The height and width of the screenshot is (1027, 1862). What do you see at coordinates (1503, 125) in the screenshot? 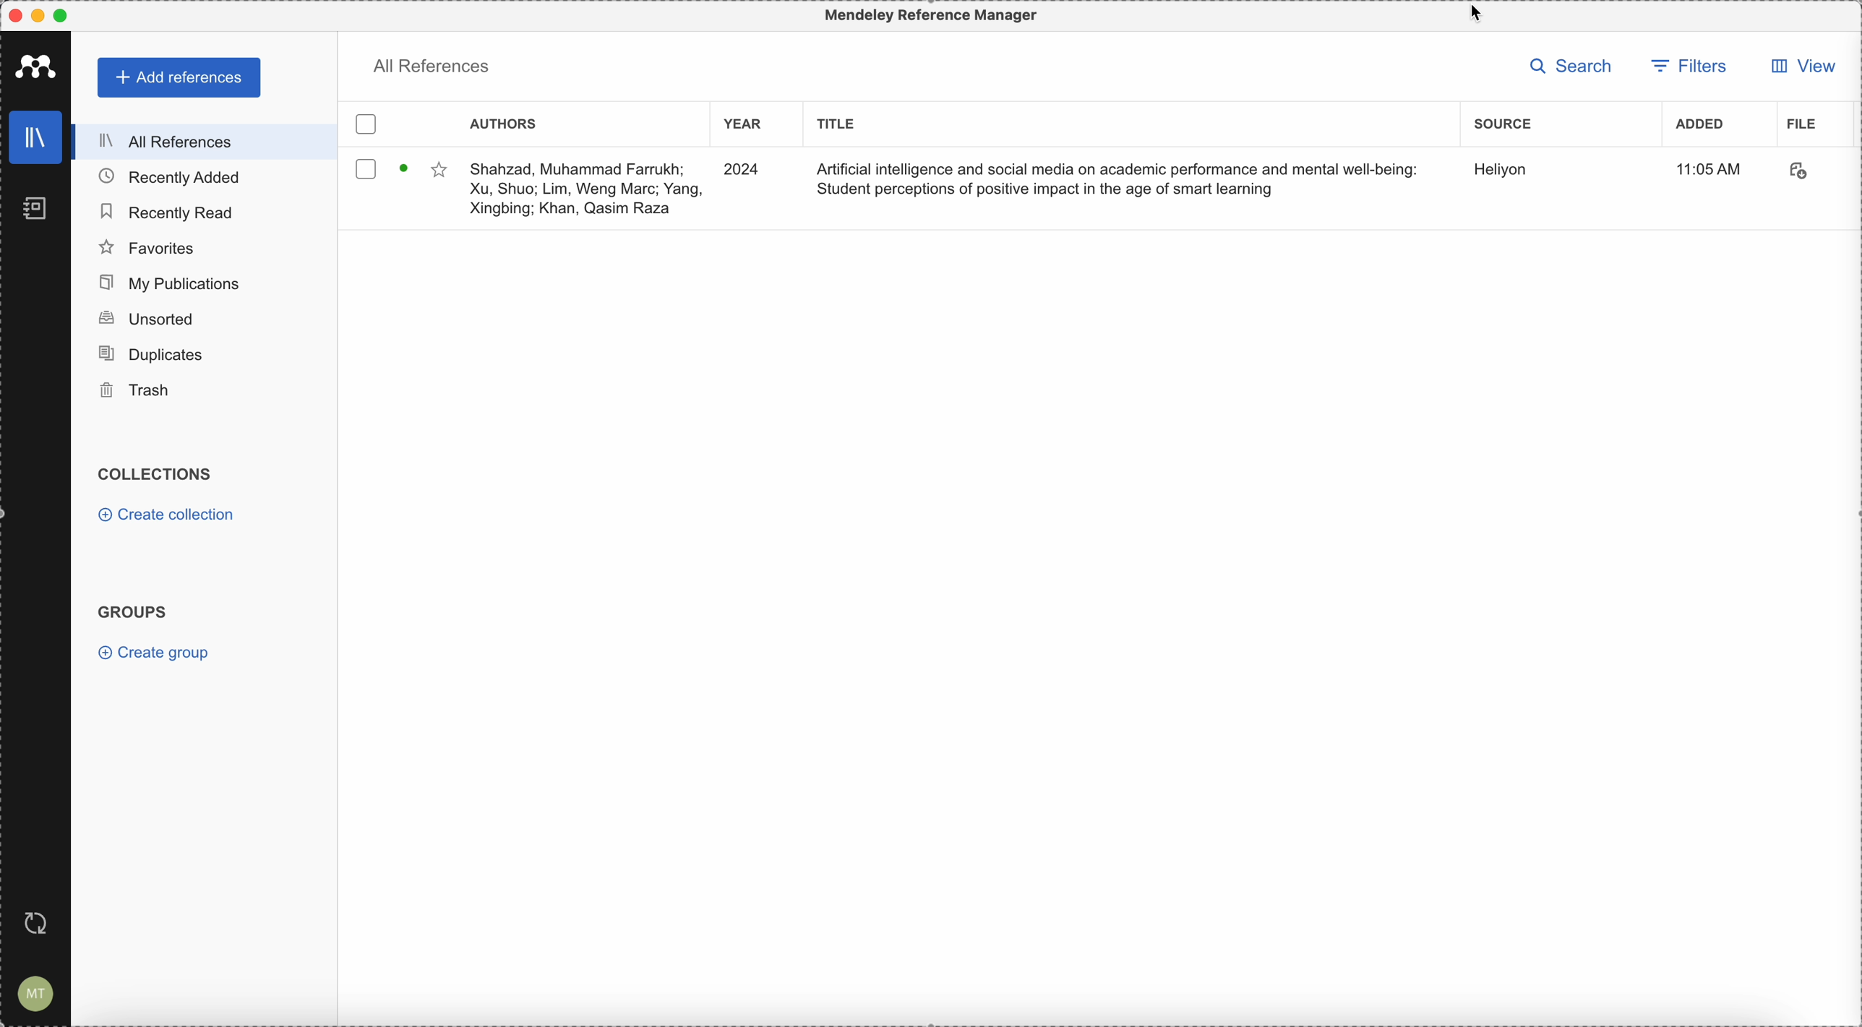
I see `source` at bounding box center [1503, 125].